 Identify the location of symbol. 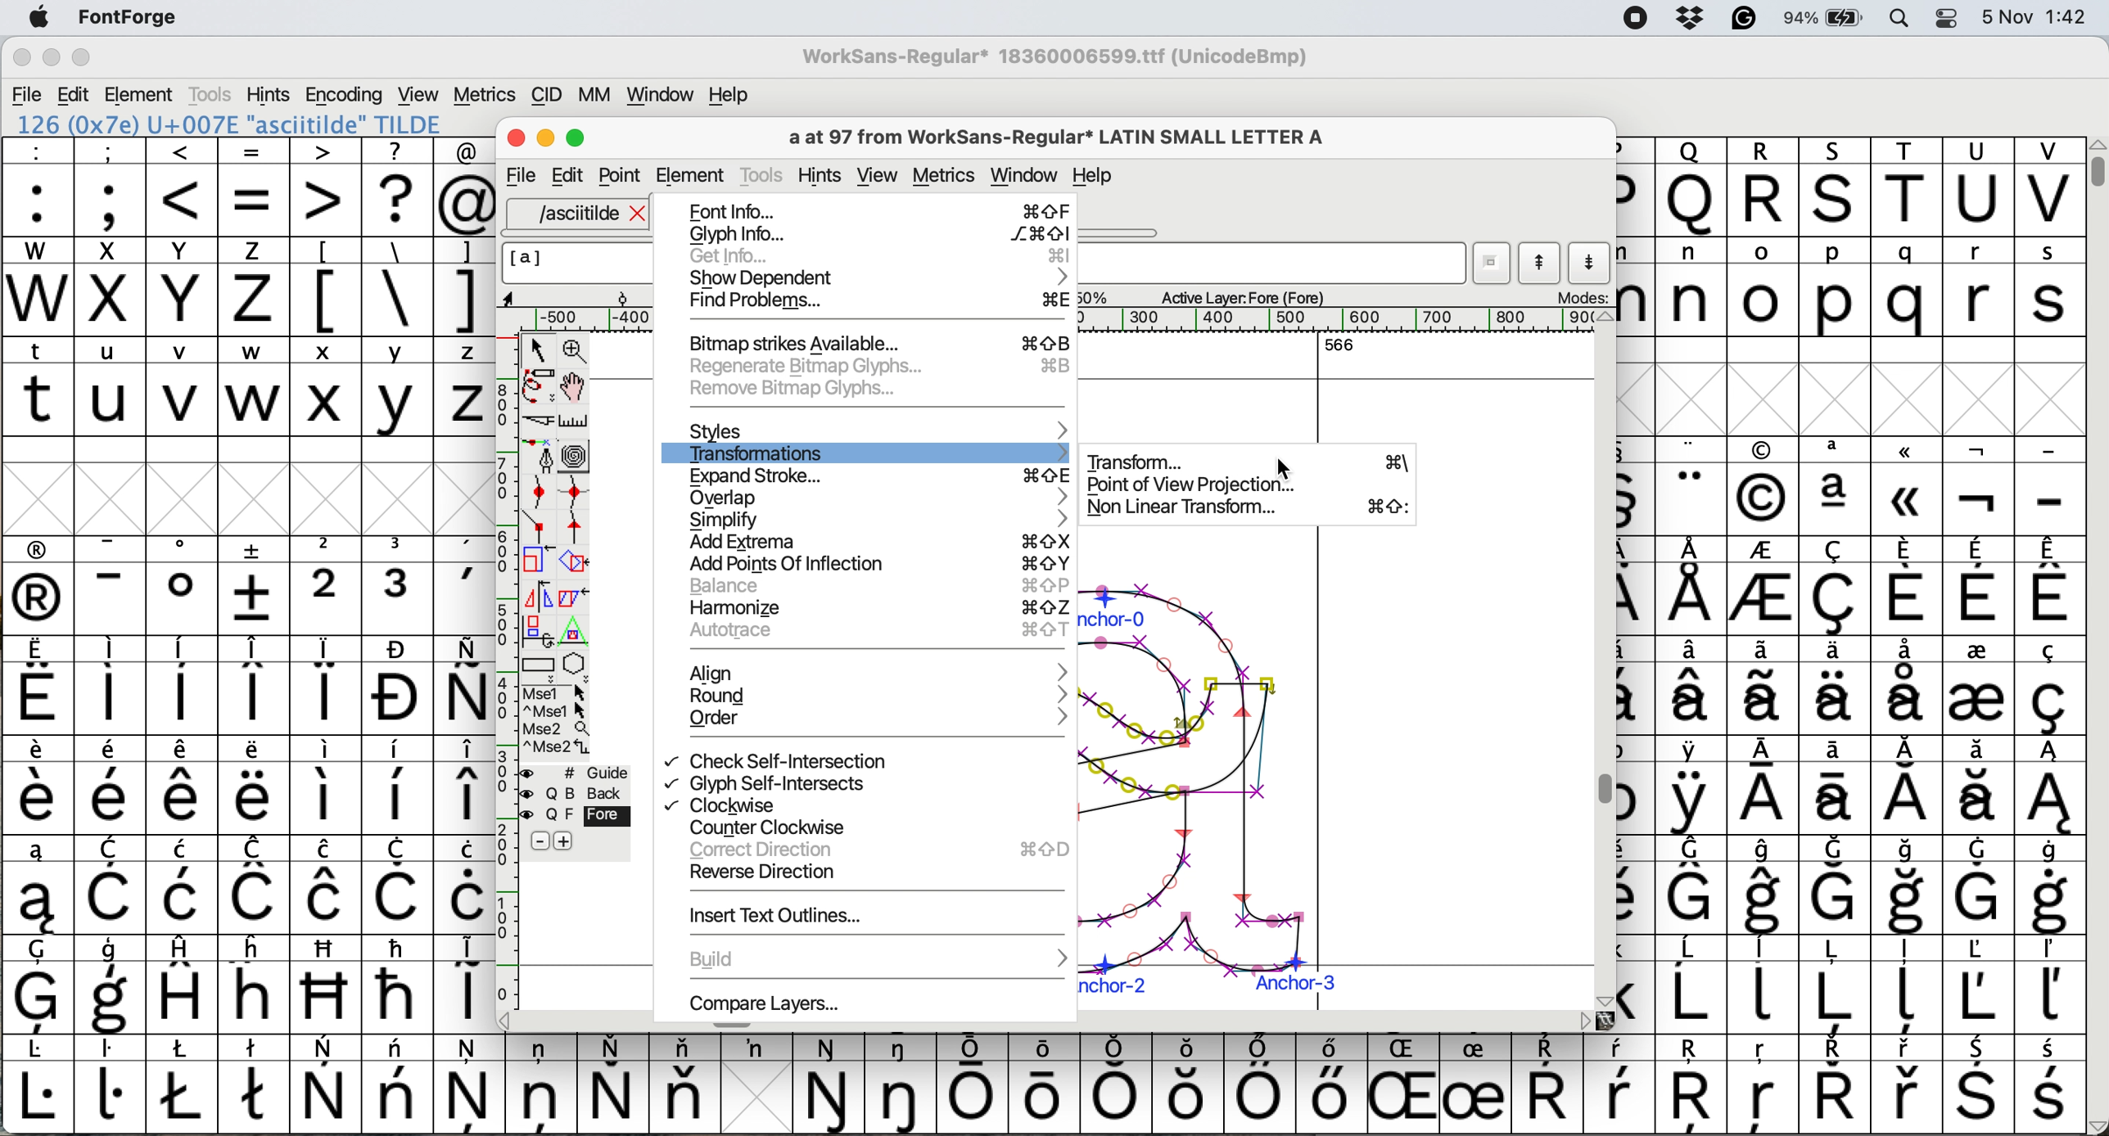
(254, 786).